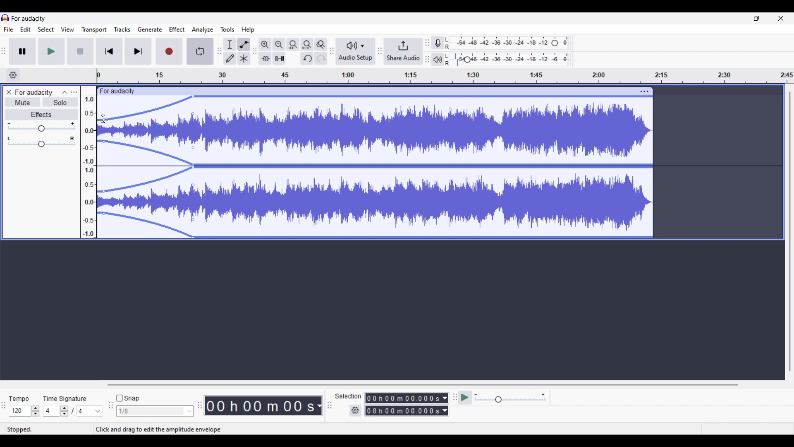 The image size is (794, 447). Describe the element at coordinates (356, 411) in the screenshot. I see `Settings` at that location.